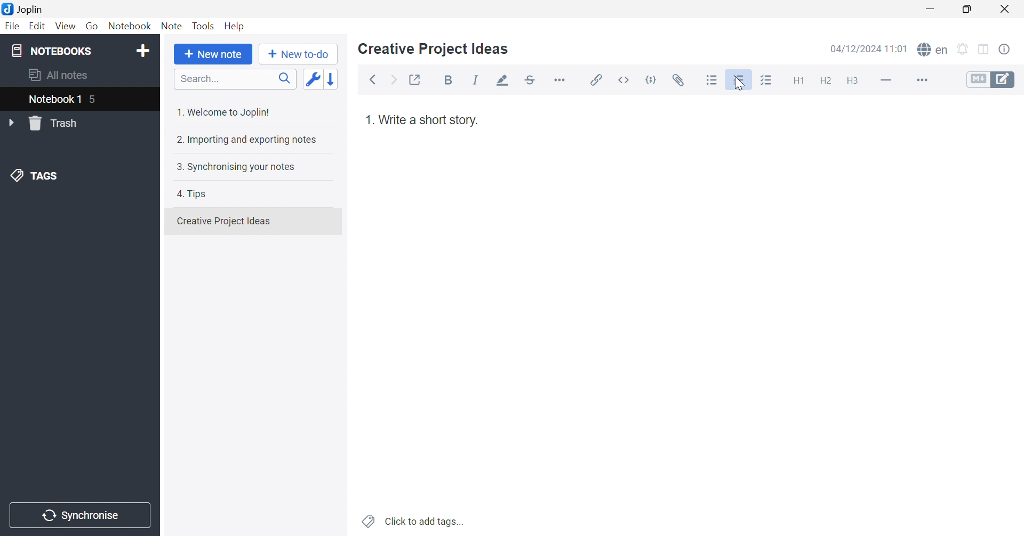 The width and height of the screenshot is (1024, 536). Describe the element at coordinates (798, 82) in the screenshot. I see `Heading 1` at that location.